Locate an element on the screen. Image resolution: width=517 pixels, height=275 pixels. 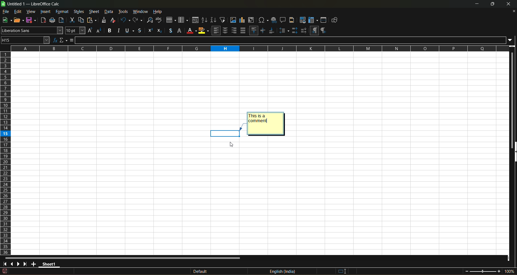
scroll to last sheet is located at coordinates (26, 264).